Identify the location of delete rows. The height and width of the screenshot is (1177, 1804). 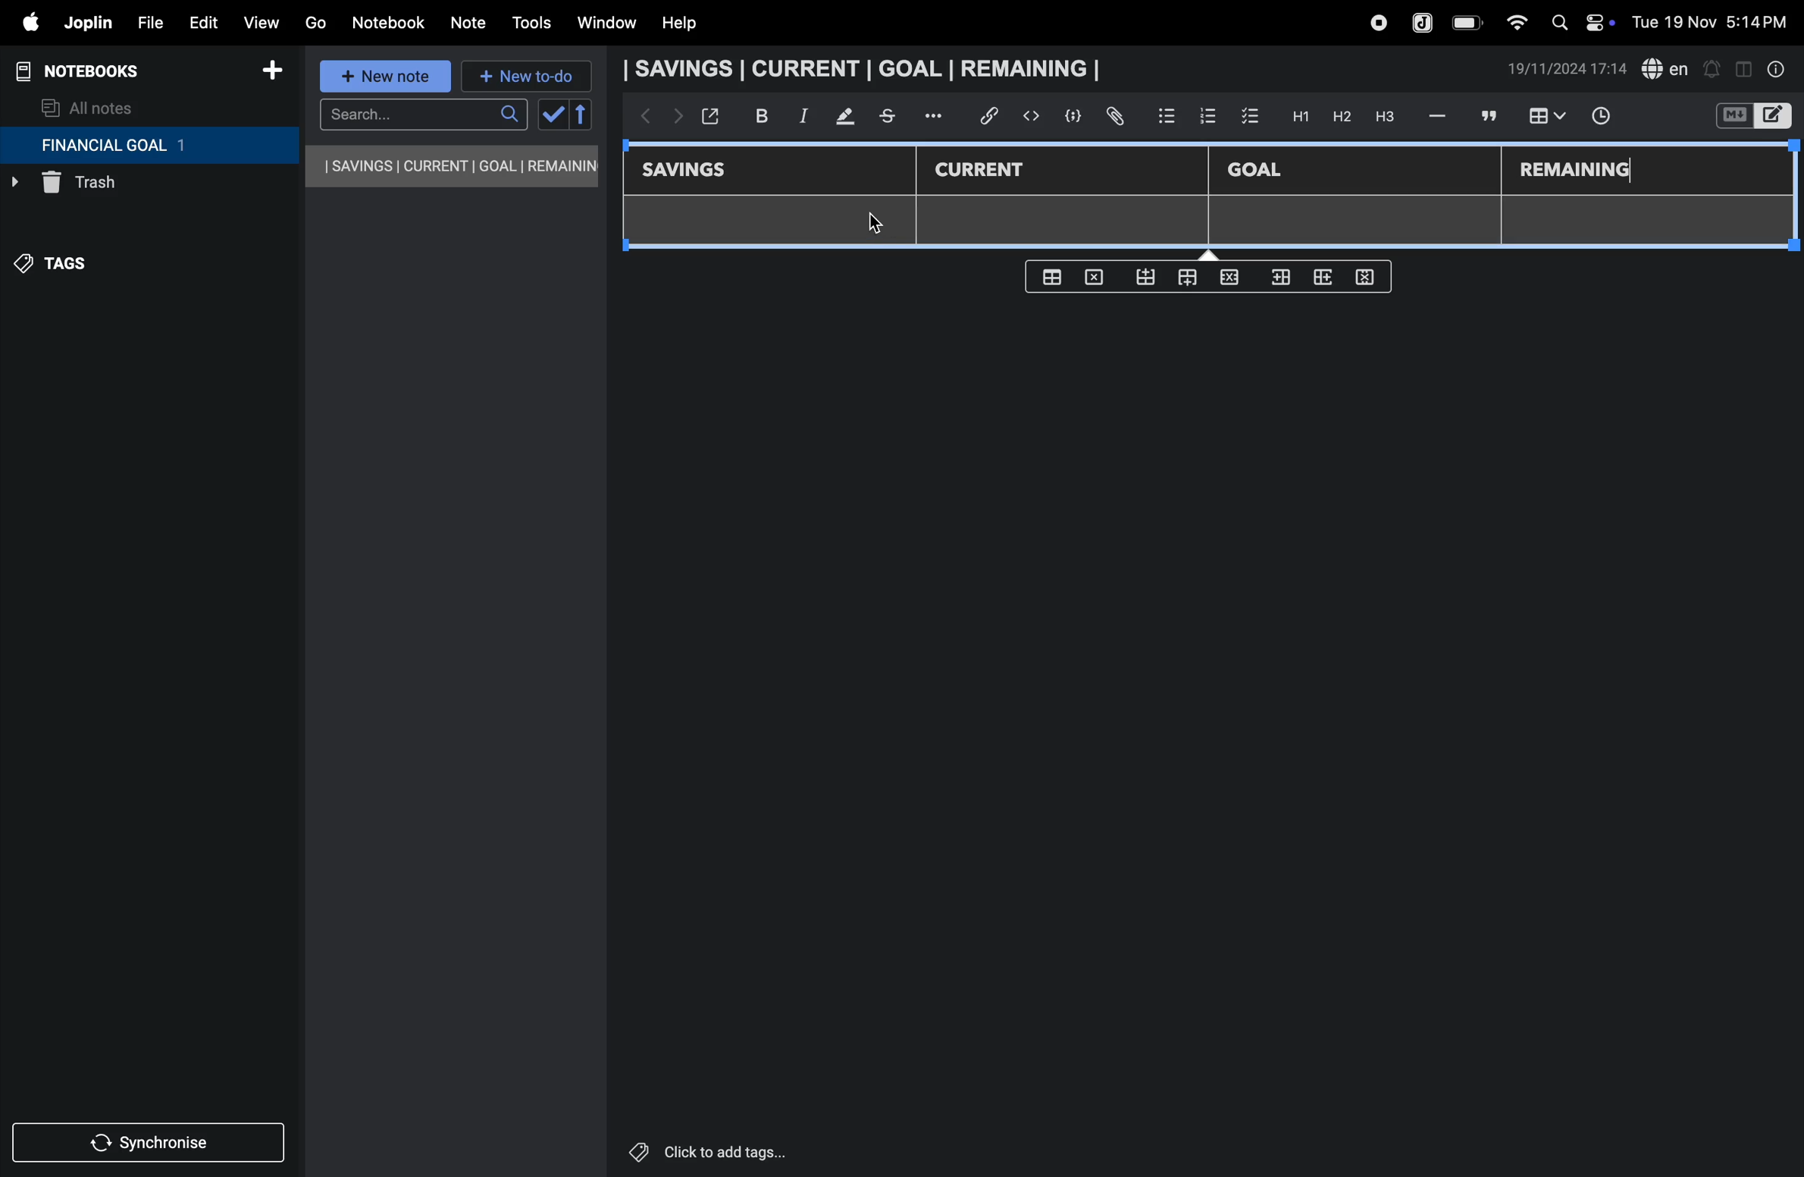
(1366, 276).